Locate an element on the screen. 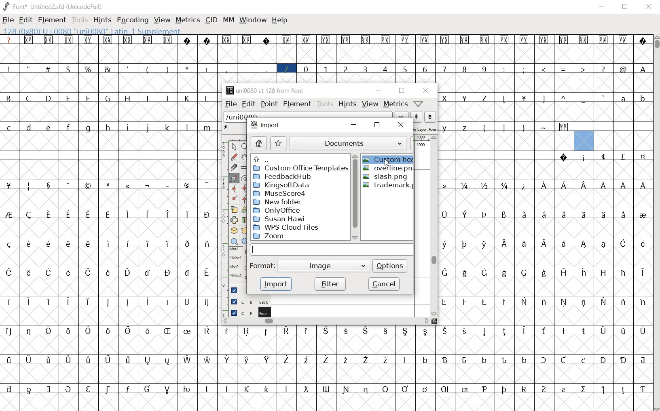  glyph is located at coordinates (624, 215).